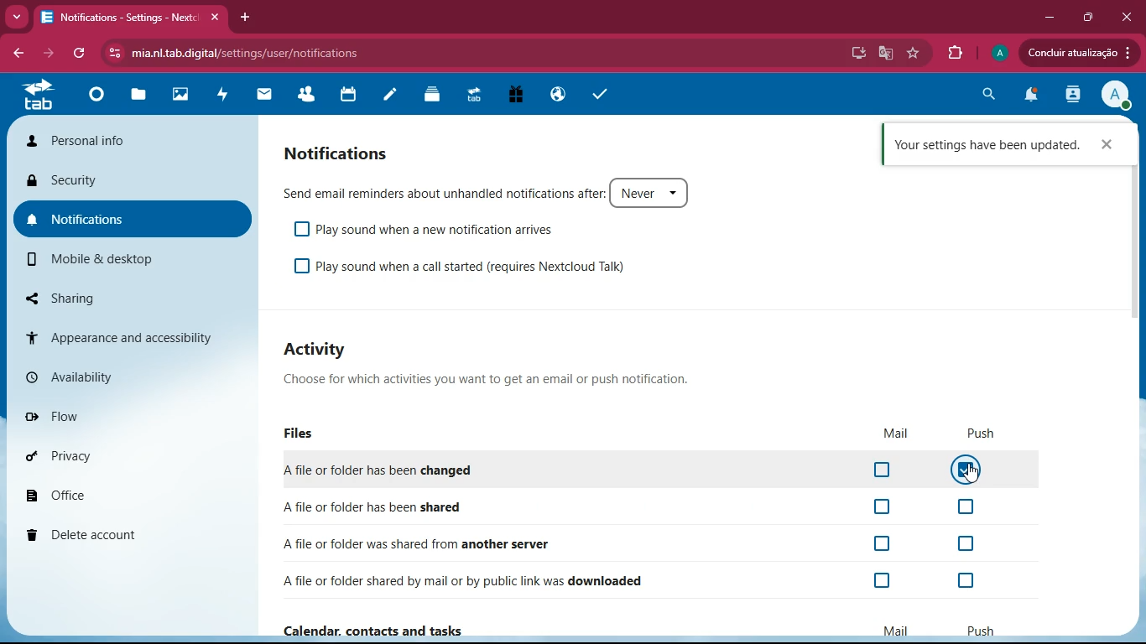 This screenshot has height=644, width=1146. What do you see at coordinates (125, 183) in the screenshot?
I see `security` at bounding box center [125, 183].